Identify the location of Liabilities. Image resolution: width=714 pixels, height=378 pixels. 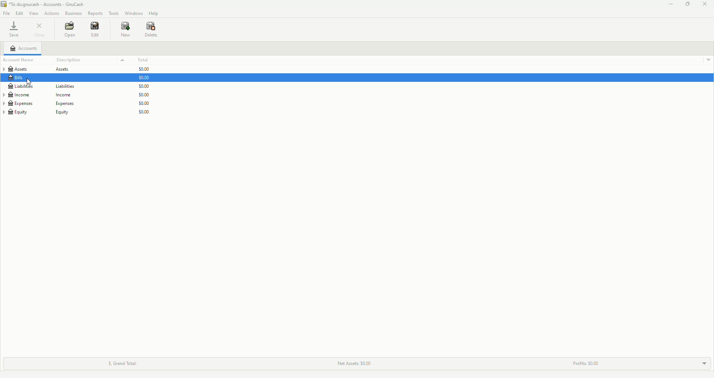
(57, 86).